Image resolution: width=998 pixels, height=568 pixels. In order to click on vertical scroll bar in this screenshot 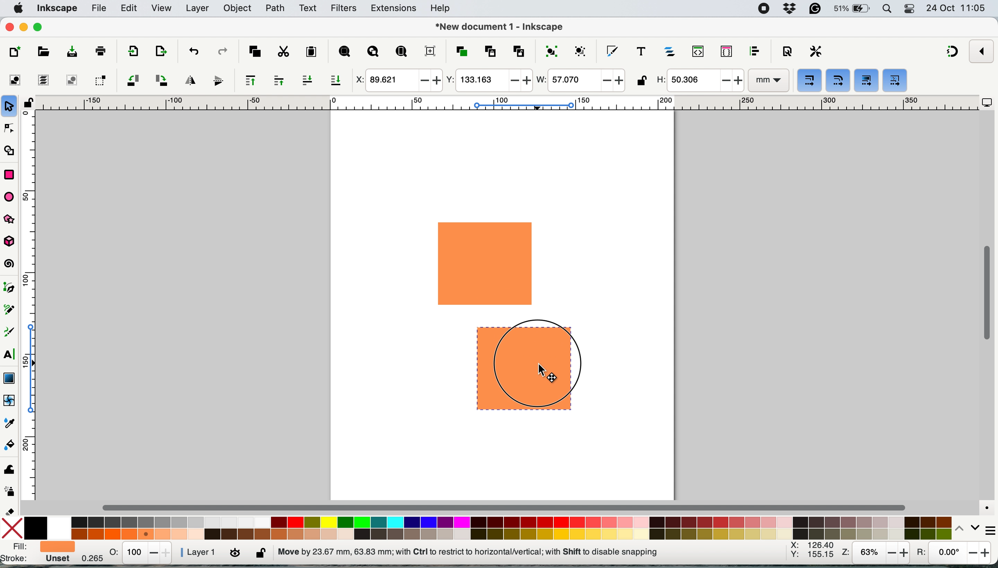, I will do `click(986, 293)`.